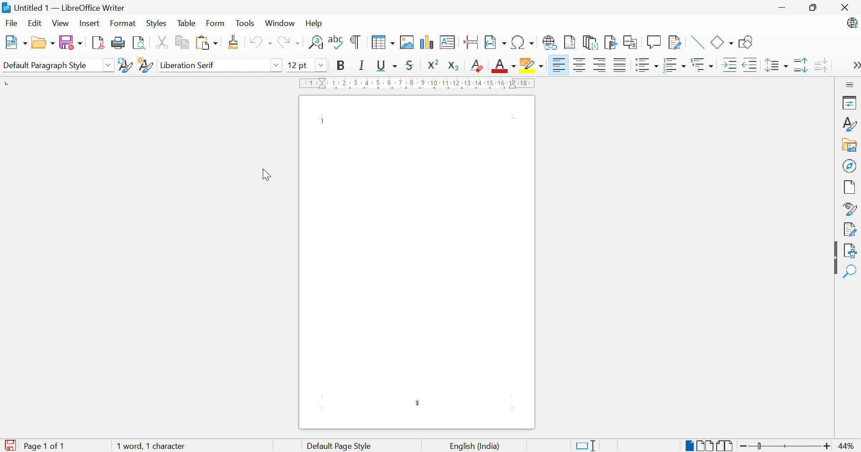  What do you see at coordinates (496, 42) in the screenshot?
I see `Insert field` at bounding box center [496, 42].